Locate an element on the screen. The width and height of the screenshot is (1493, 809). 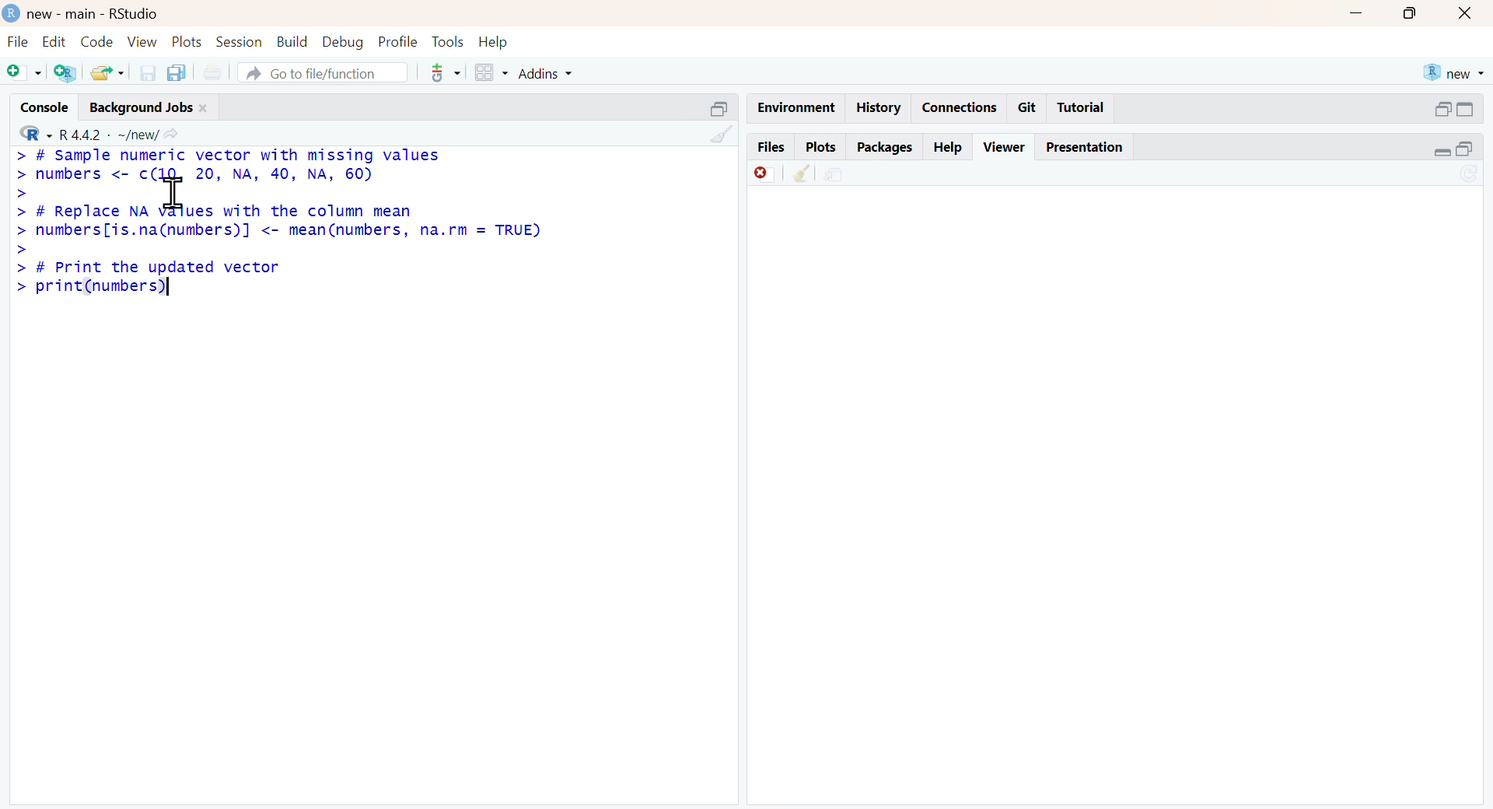
cursor is located at coordinates (174, 191).